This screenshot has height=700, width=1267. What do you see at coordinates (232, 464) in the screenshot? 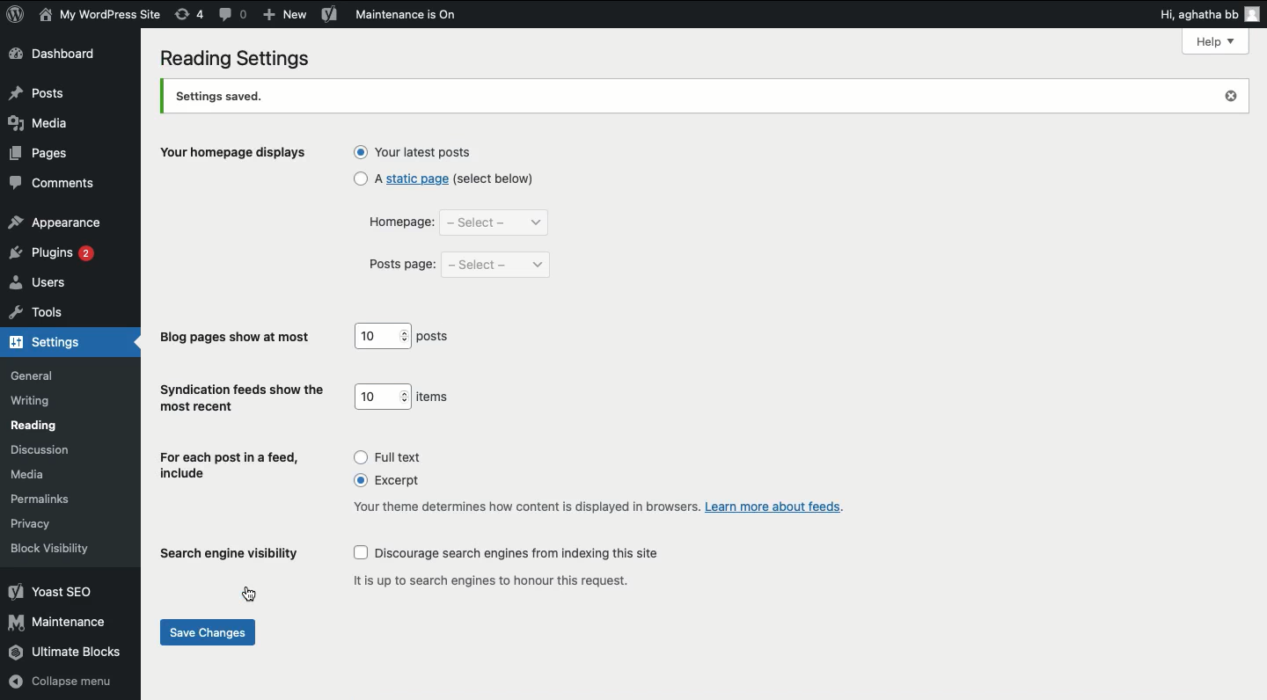
I see `for each post in a feed, include` at bounding box center [232, 464].